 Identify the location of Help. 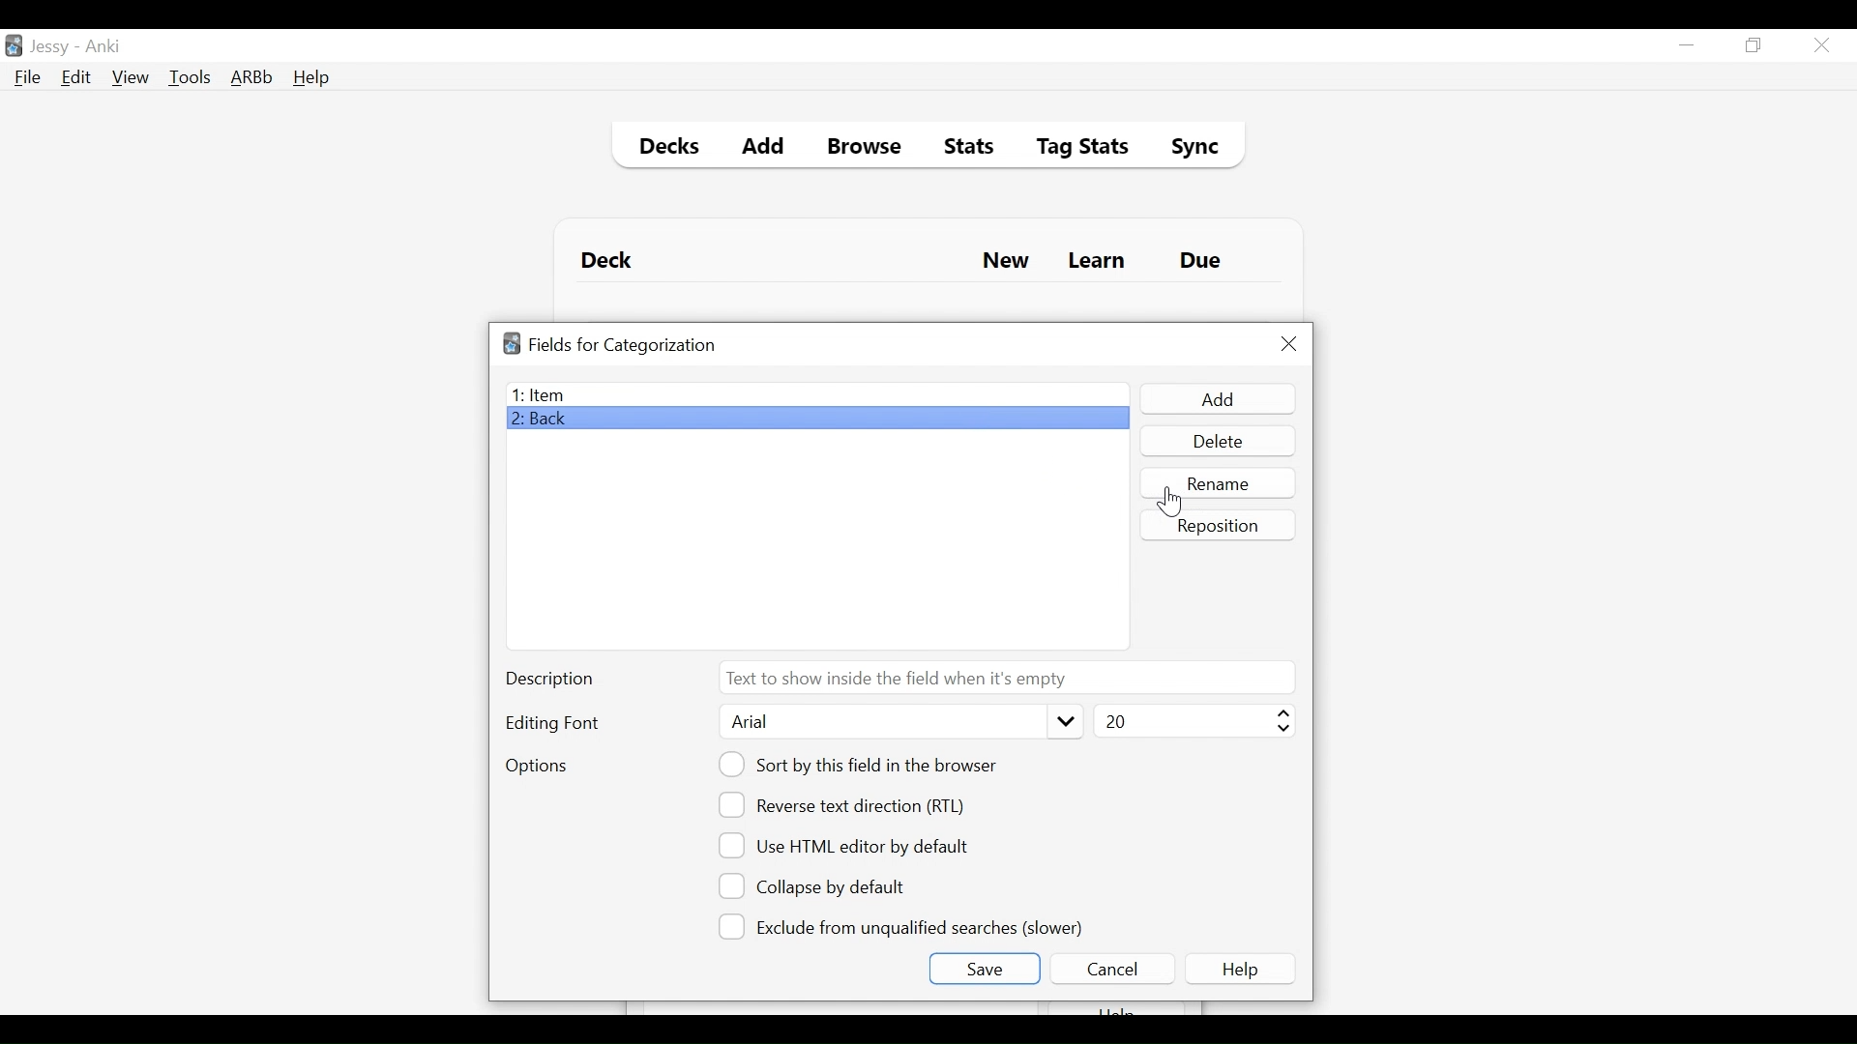
(1244, 969).